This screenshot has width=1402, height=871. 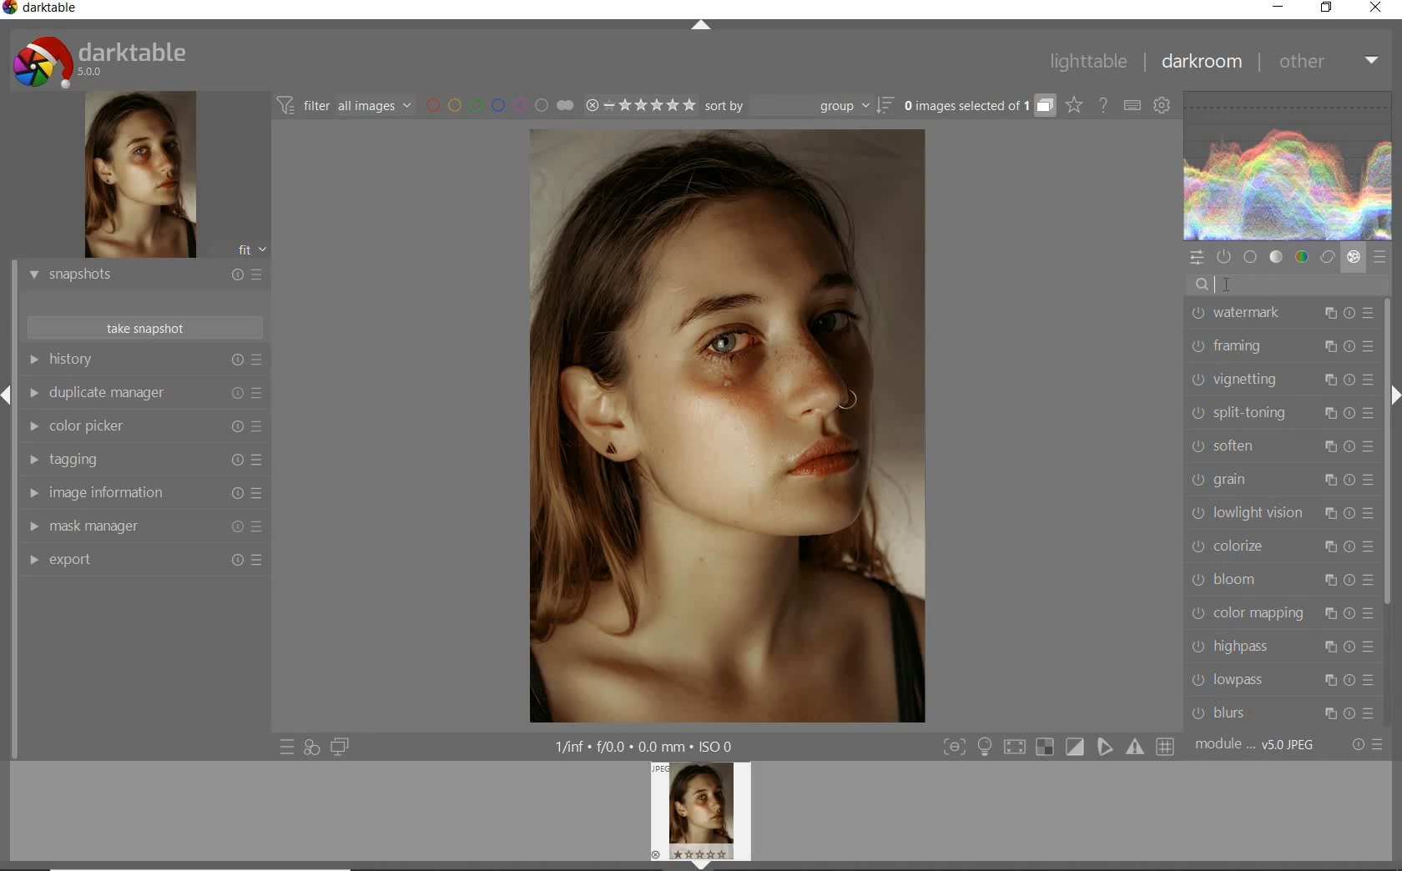 What do you see at coordinates (1288, 713) in the screenshot?
I see `blurs` at bounding box center [1288, 713].